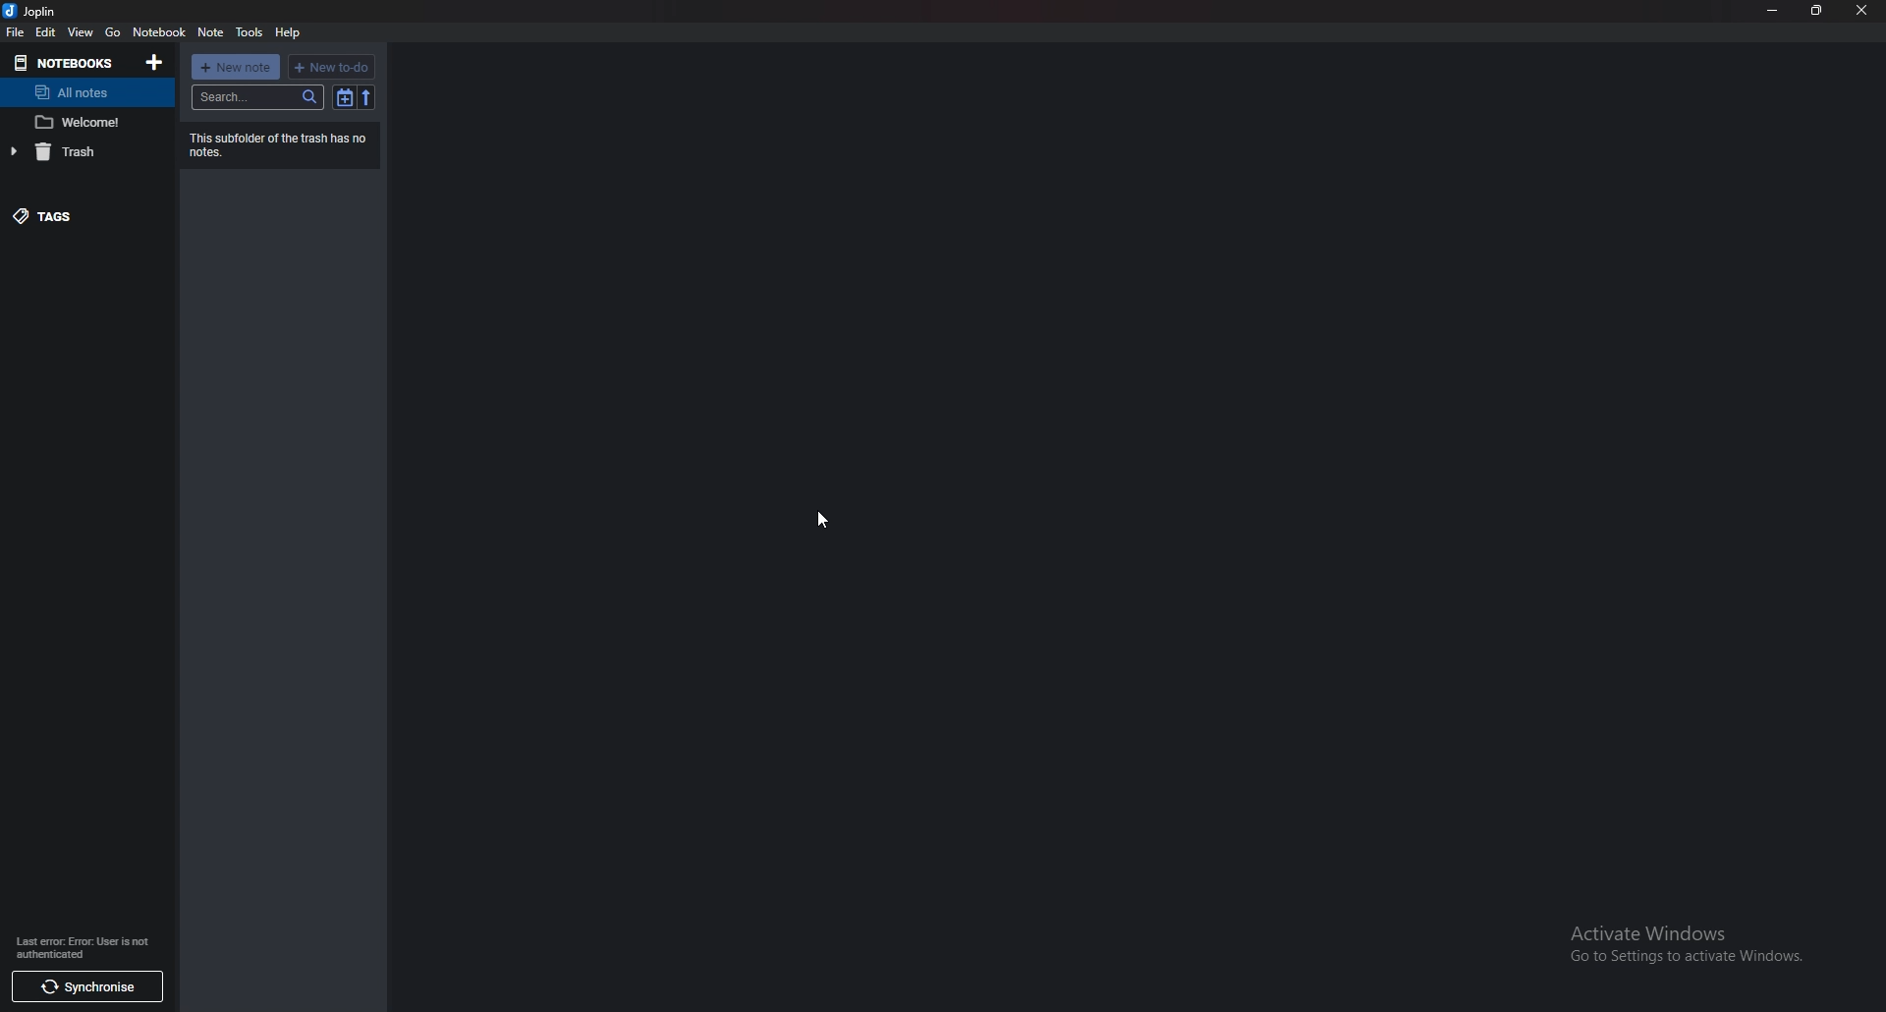 The height and width of the screenshot is (1012, 1886). I want to click on search, so click(259, 97).